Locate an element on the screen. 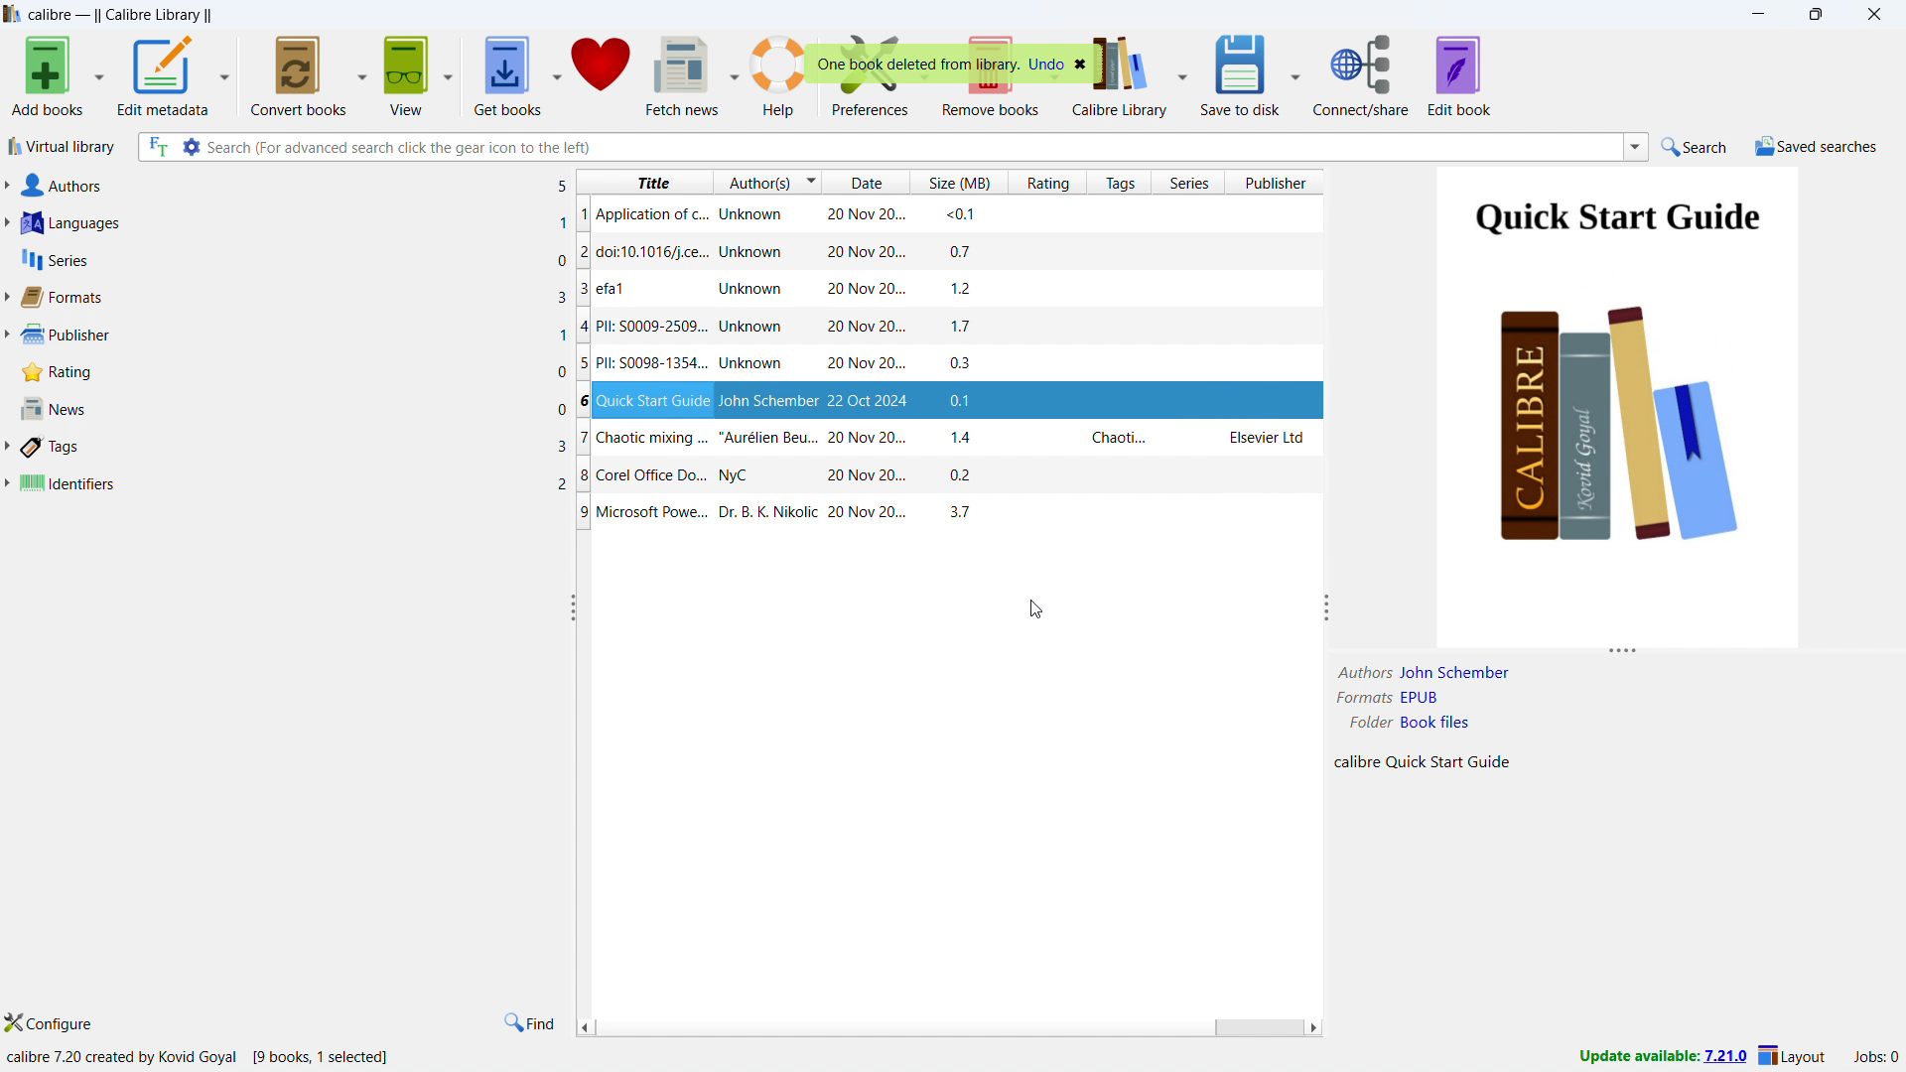 This screenshot has width=1906, height=1072. resize is located at coordinates (573, 607).